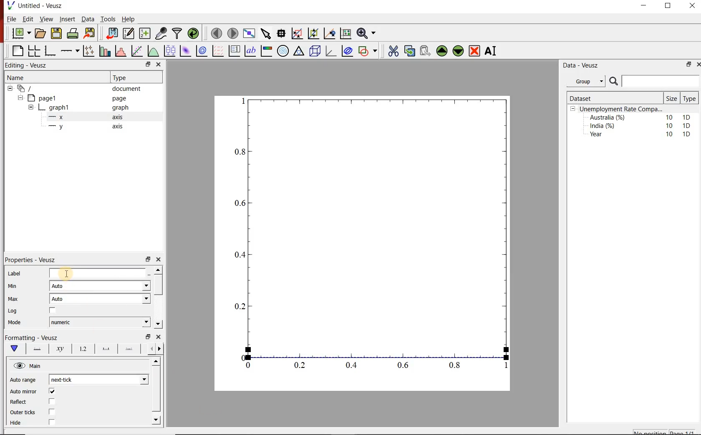 This screenshot has height=435, width=701. I want to click on axis lines, so click(38, 349).